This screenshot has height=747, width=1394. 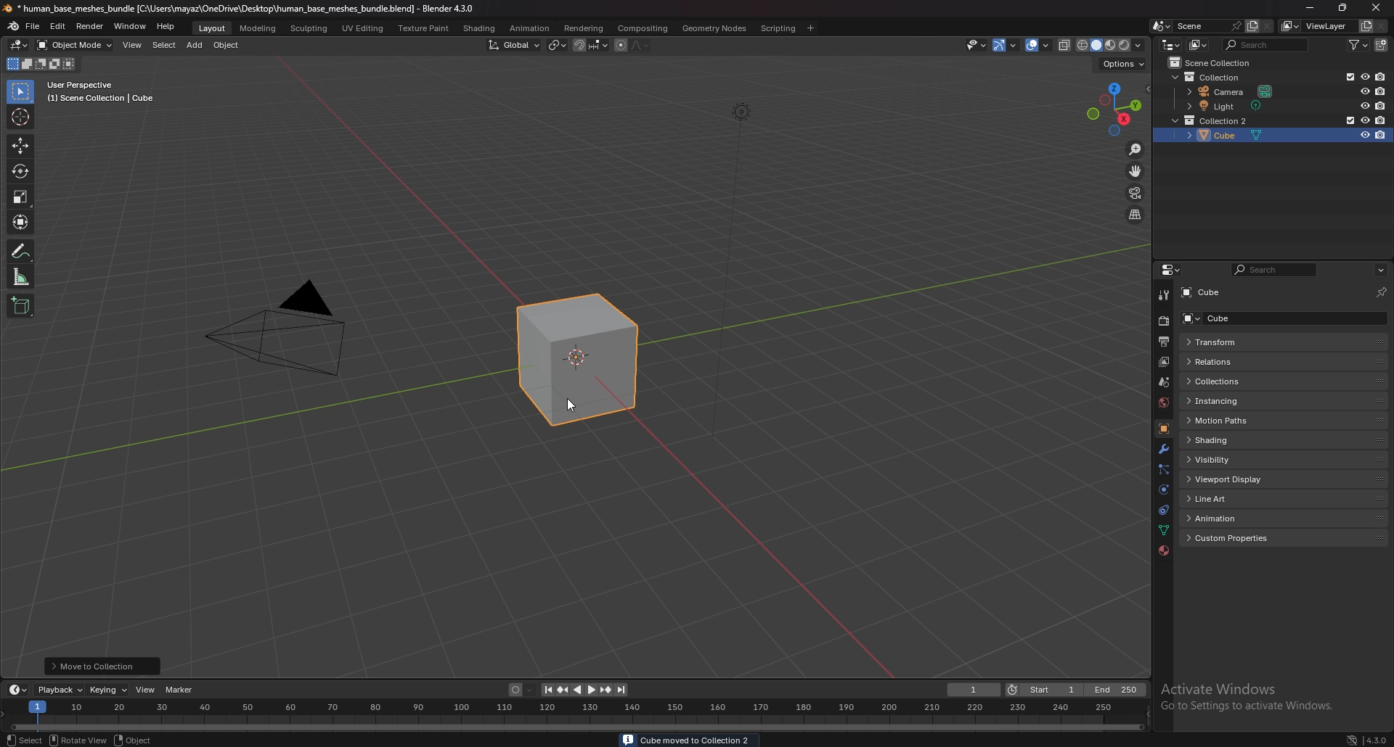 What do you see at coordinates (19, 689) in the screenshot?
I see `editor type` at bounding box center [19, 689].